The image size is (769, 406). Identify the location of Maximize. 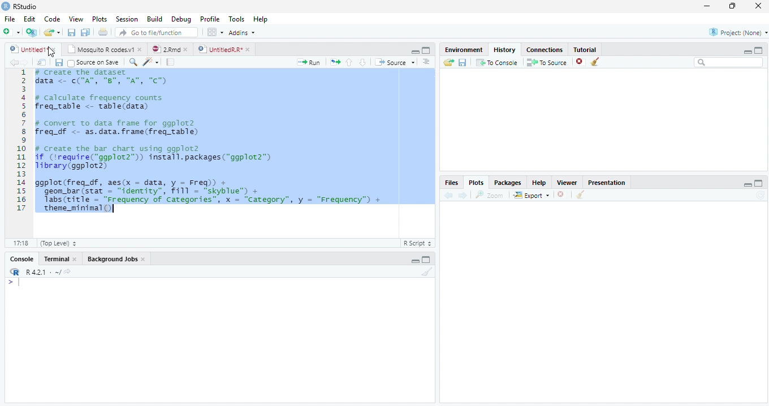
(733, 7).